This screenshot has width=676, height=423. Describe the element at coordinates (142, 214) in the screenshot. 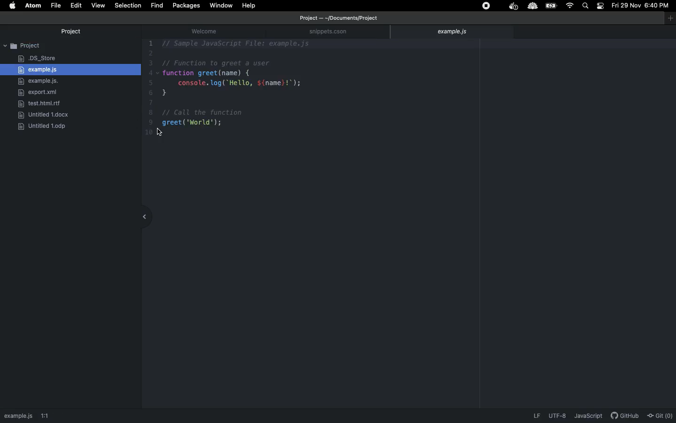

I see `collapse` at that location.